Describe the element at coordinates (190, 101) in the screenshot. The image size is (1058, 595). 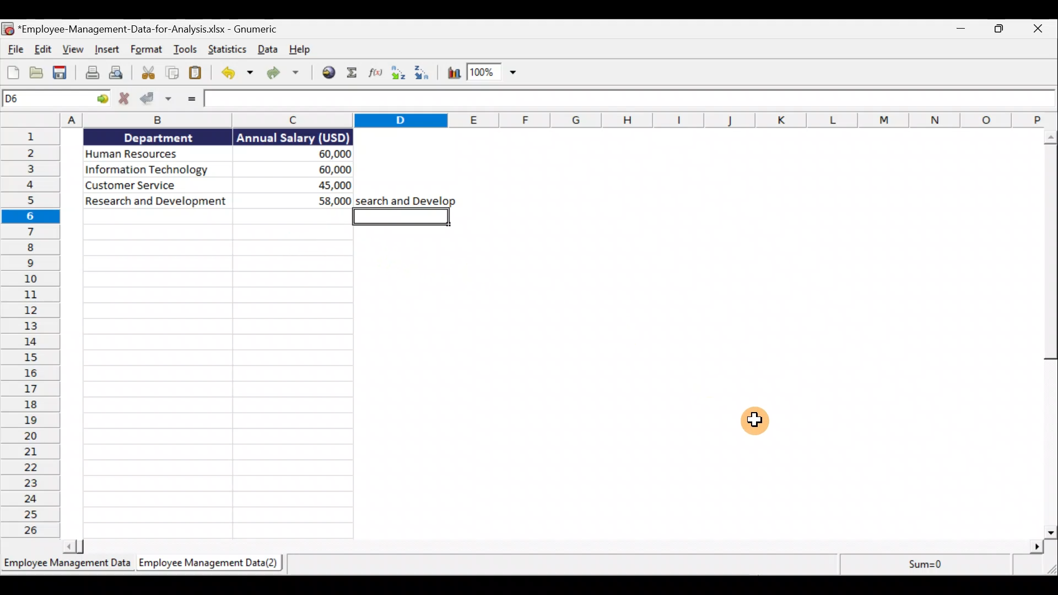
I see `Enter formula` at that location.